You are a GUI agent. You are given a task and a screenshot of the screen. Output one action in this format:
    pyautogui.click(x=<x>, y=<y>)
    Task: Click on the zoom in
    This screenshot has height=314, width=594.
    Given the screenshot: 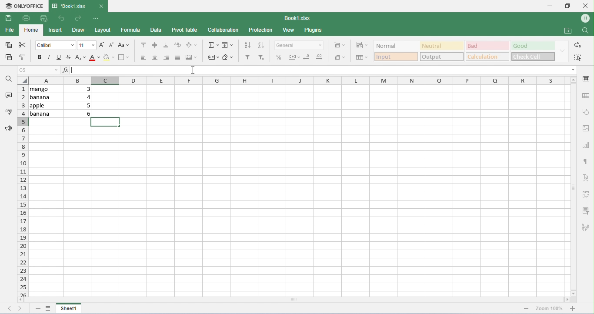 What is the action you would take?
    pyautogui.click(x=527, y=309)
    